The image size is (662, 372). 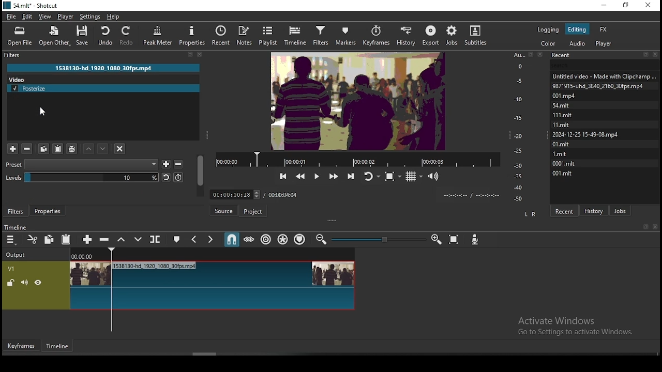 I want to click on logging, so click(x=548, y=28).